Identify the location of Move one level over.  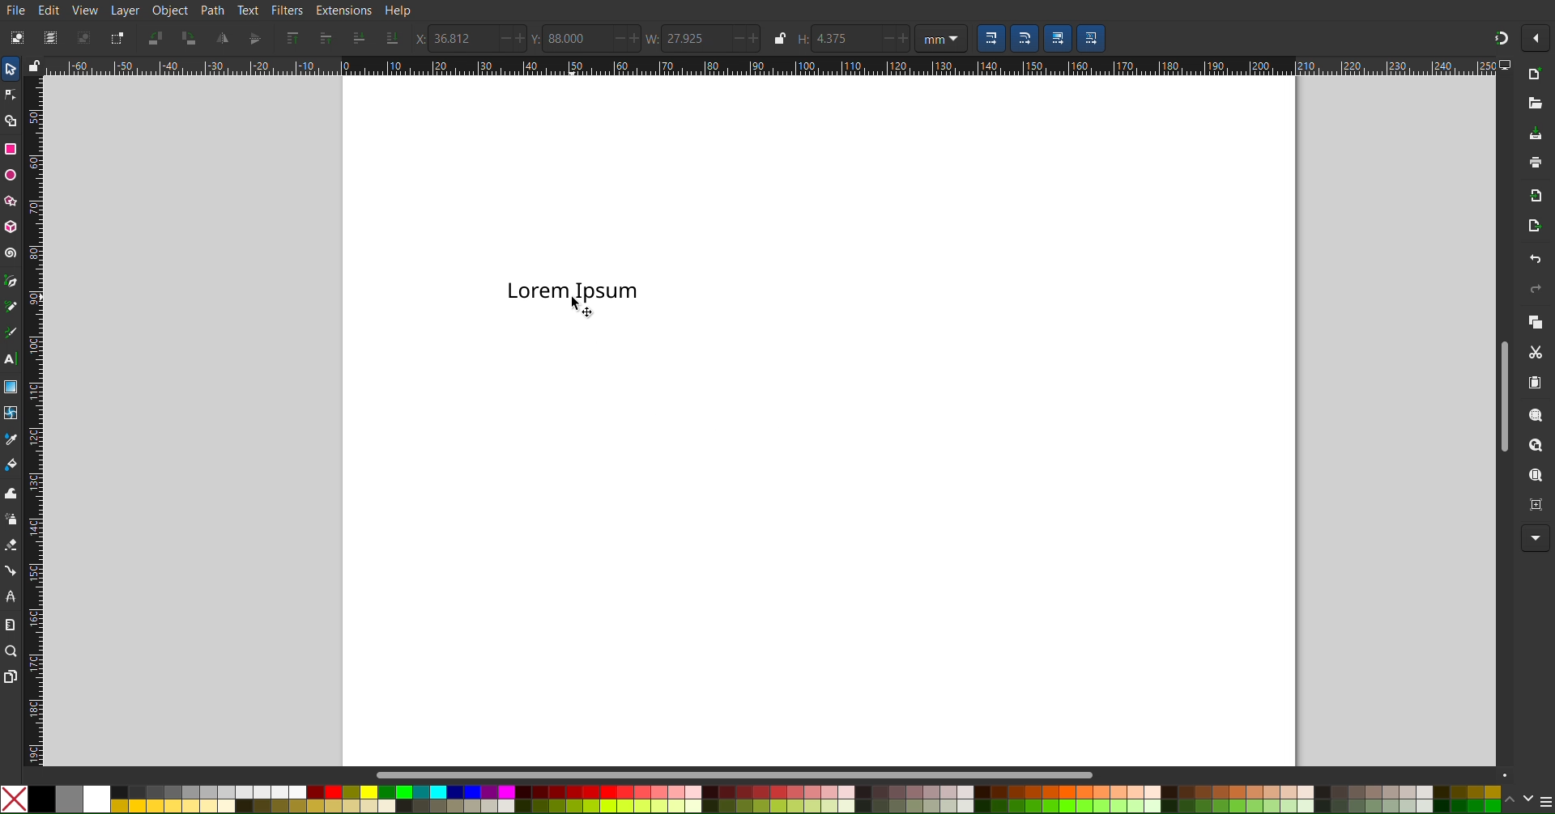
(327, 37).